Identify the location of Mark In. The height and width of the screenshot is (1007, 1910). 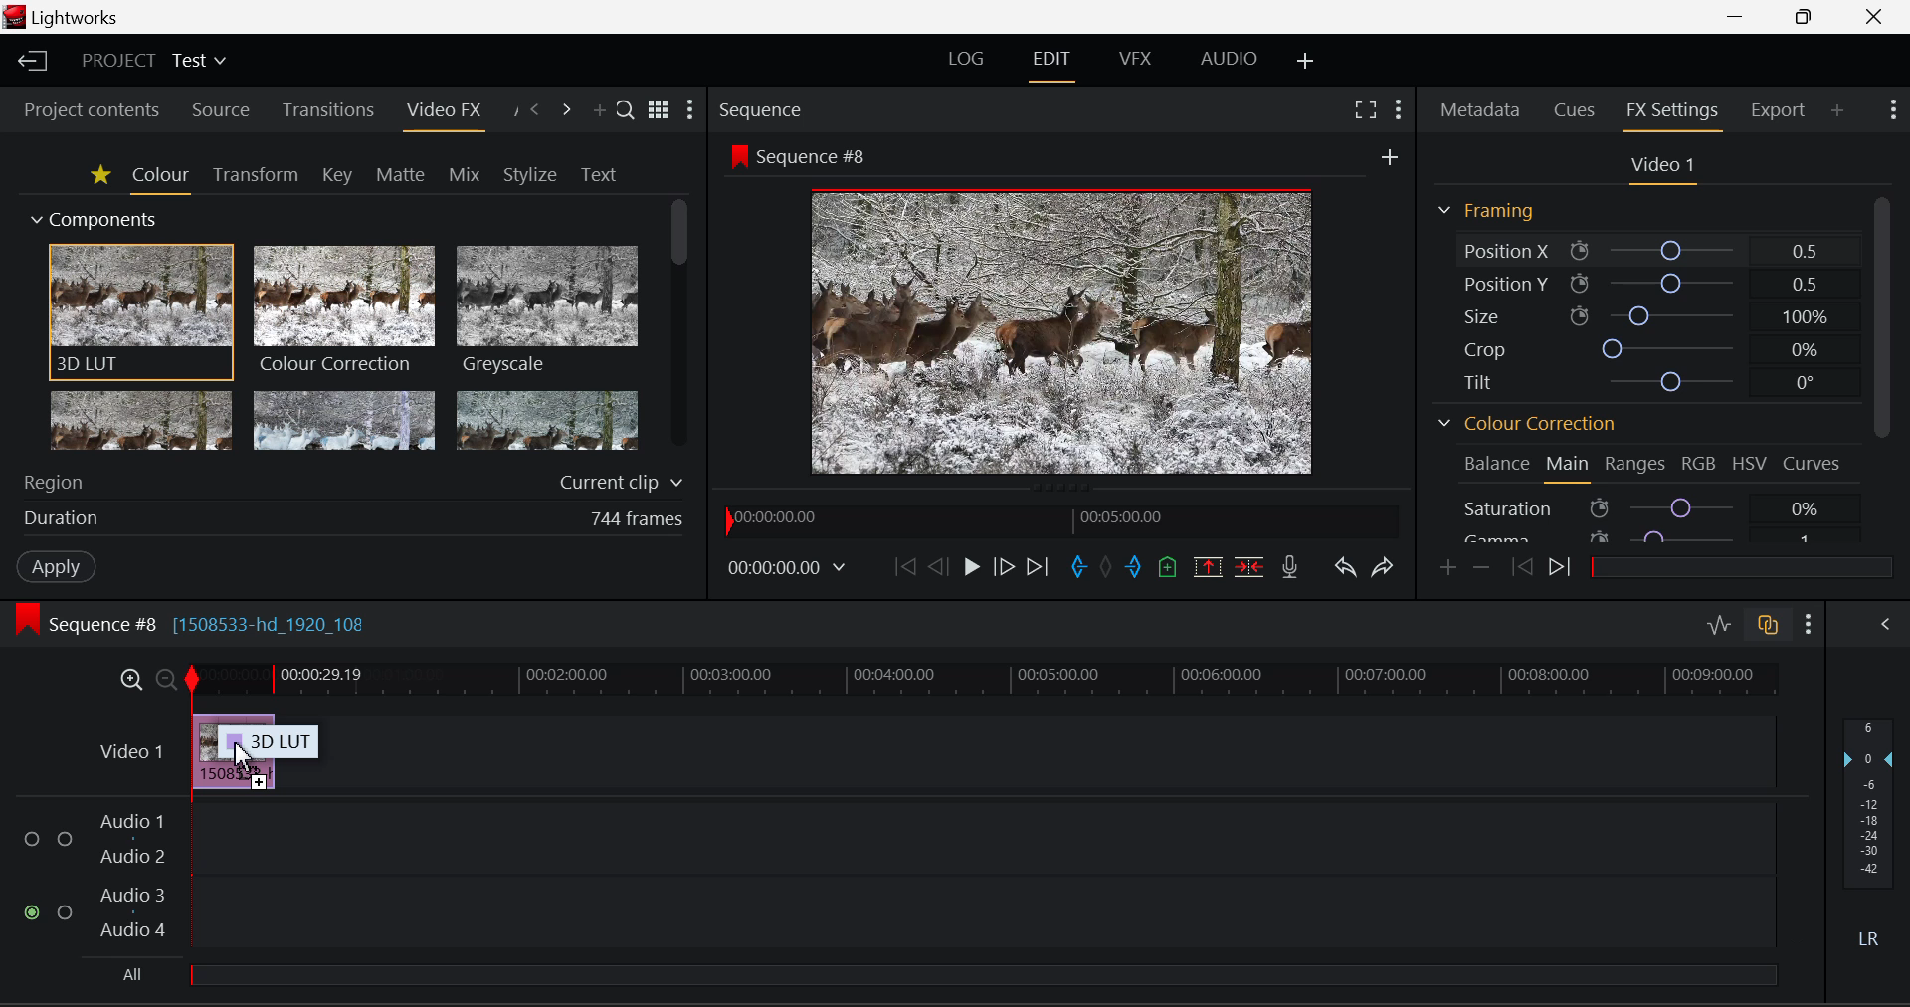
(1078, 568).